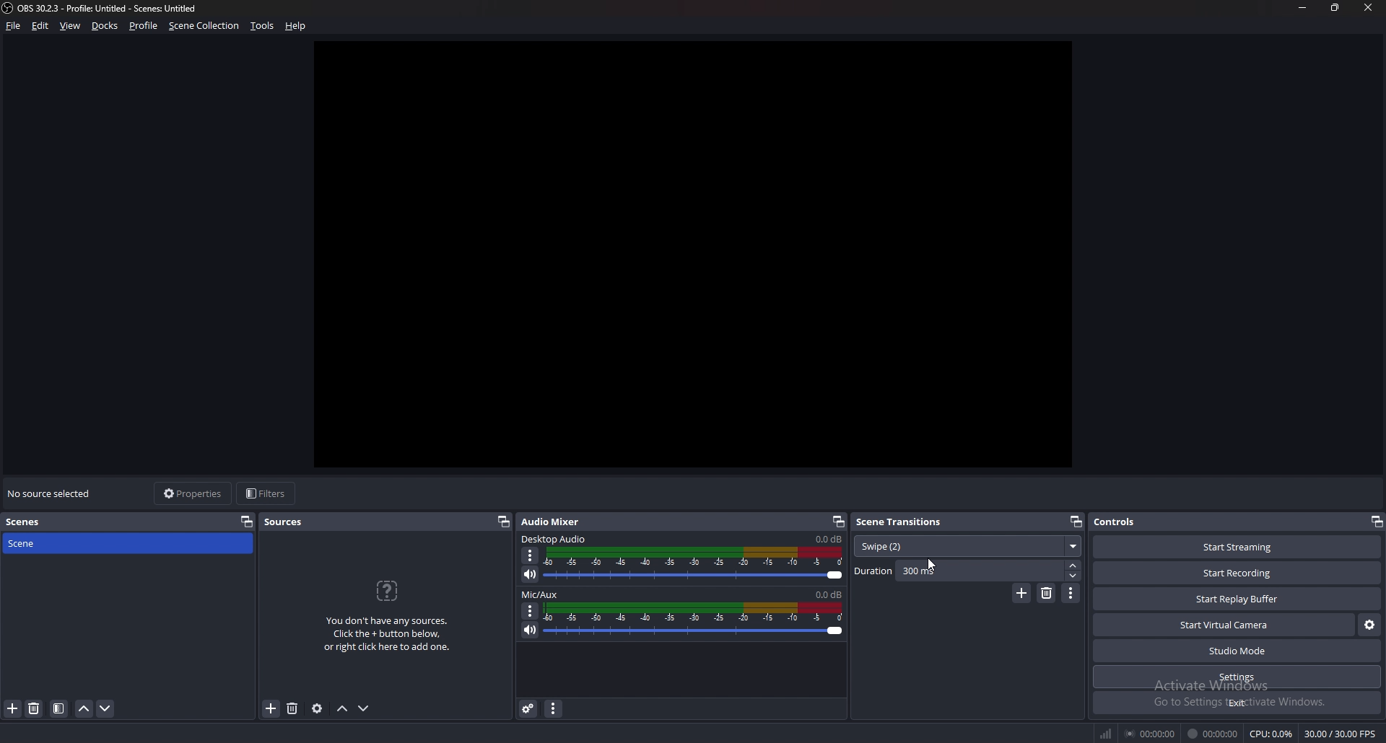  I want to click on title, so click(103, 8).